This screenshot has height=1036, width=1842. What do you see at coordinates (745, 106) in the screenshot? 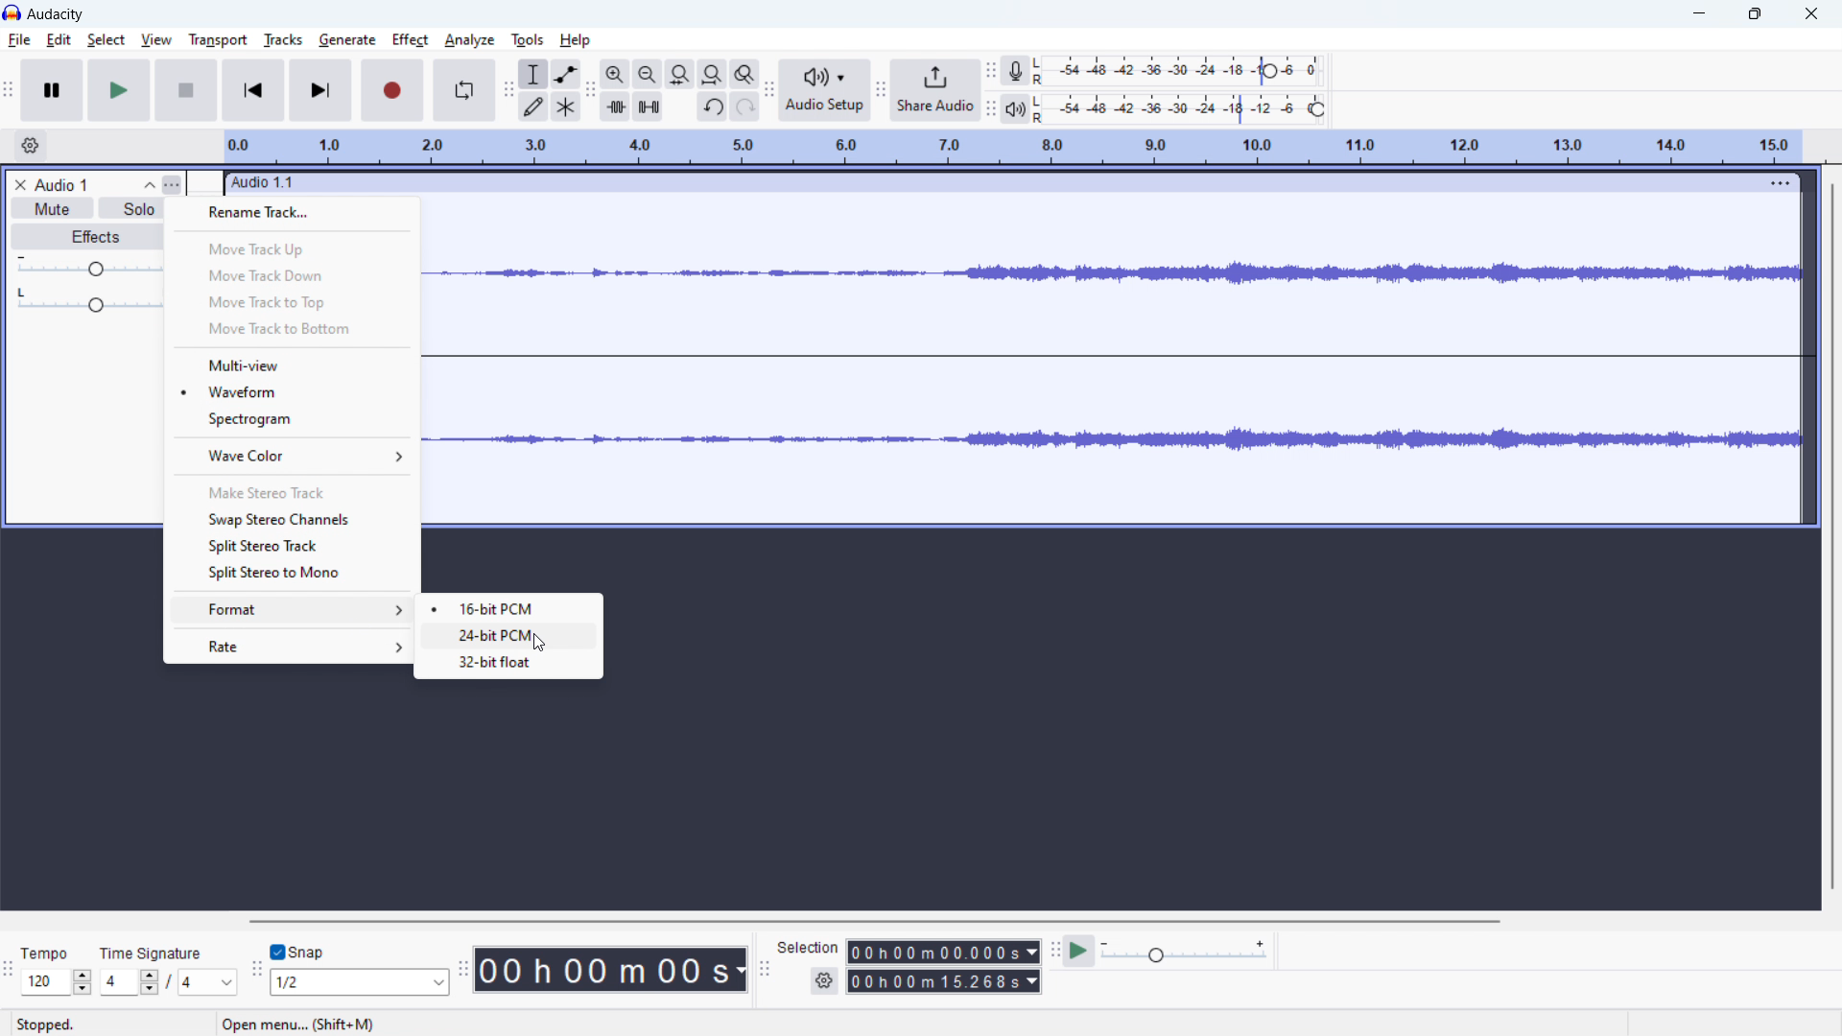
I see `redo` at bounding box center [745, 106].